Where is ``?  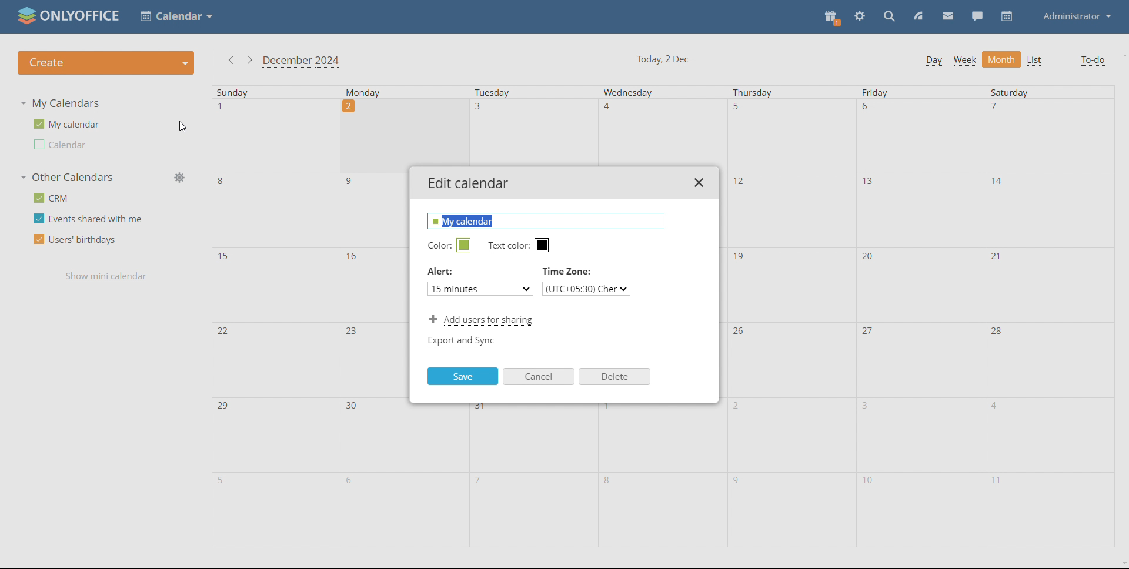  is located at coordinates (535, 133).